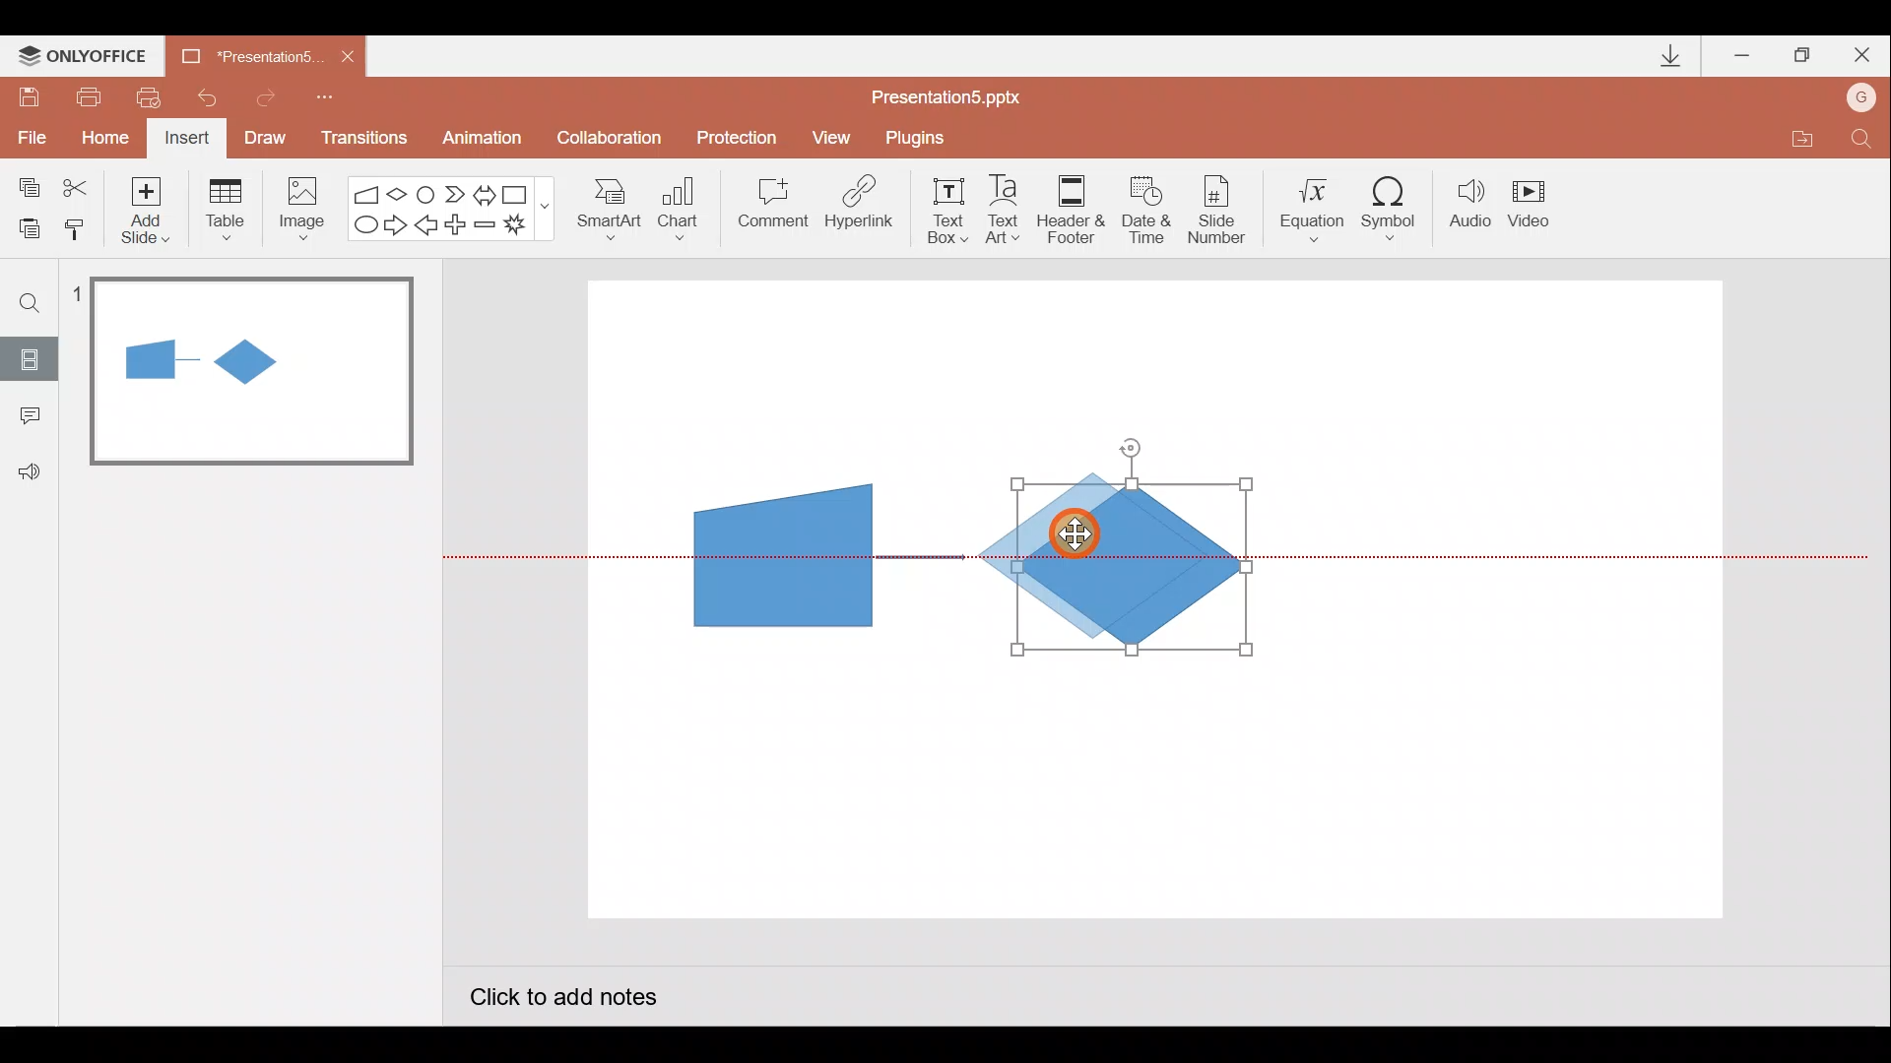  What do you see at coordinates (400, 194) in the screenshot?
I see `Flow chart-decision` at bounding box center [400, 194].